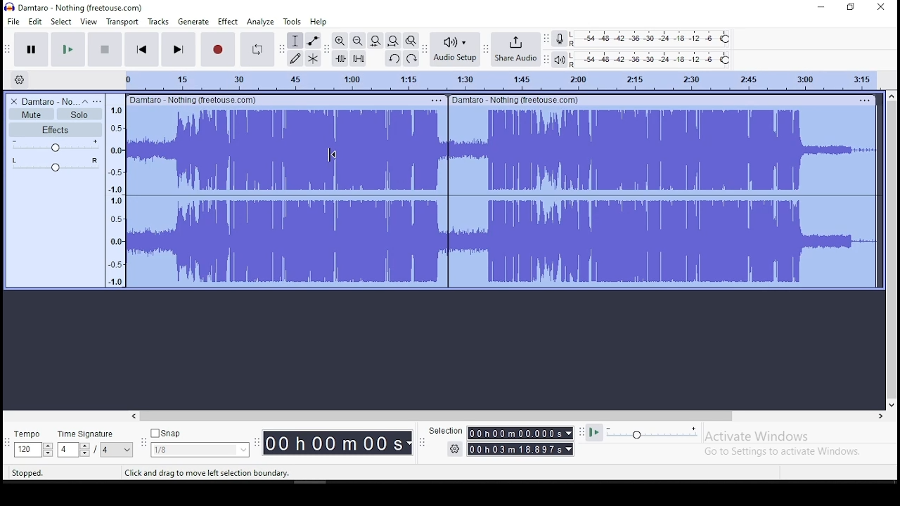  What do you see at coordinates (75, 450) in the screenshot?
I see `toggle buttons` at bounding box center [75, 450].